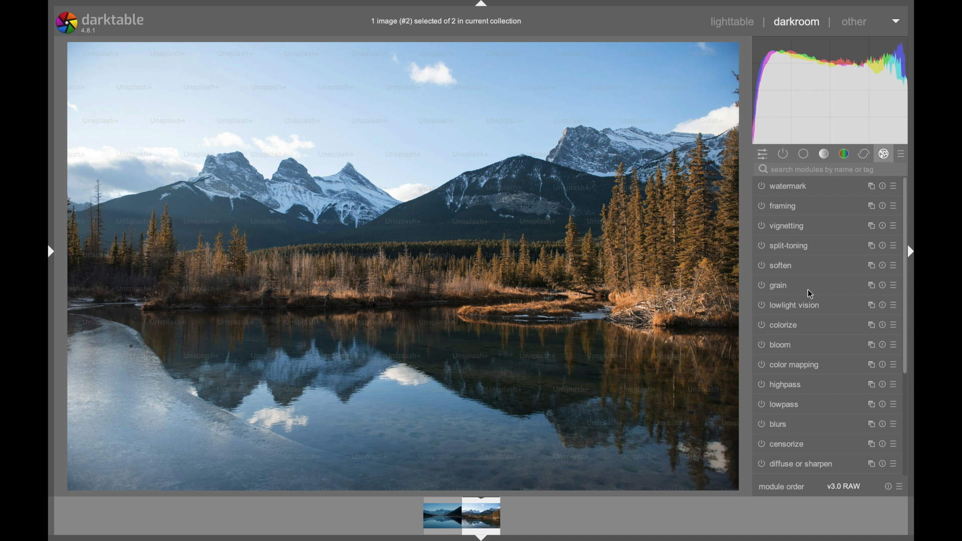 The height and width of the screenshot is (541, 962). What do you see at coordinates (881, 265) in the screenshot?
I see `reset parameters` at bounding box center [881, 265].